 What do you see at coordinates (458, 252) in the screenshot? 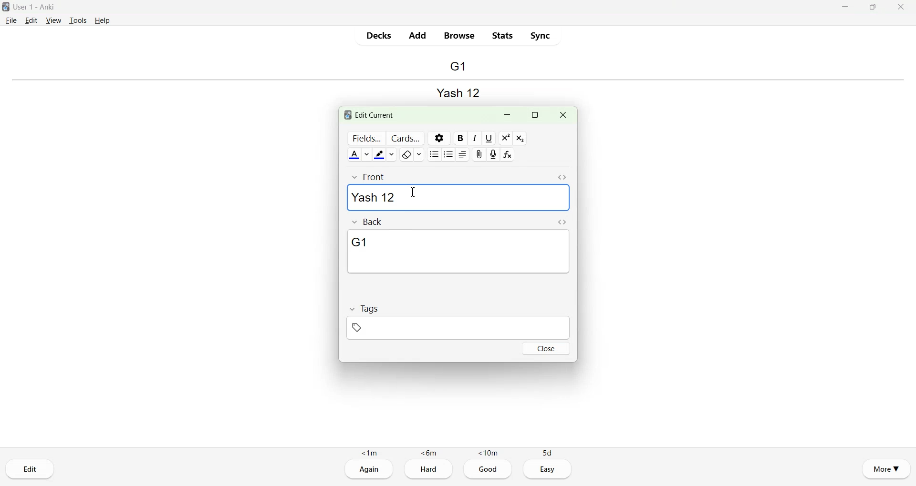
I see `G1` at bounding box center [458, 252].